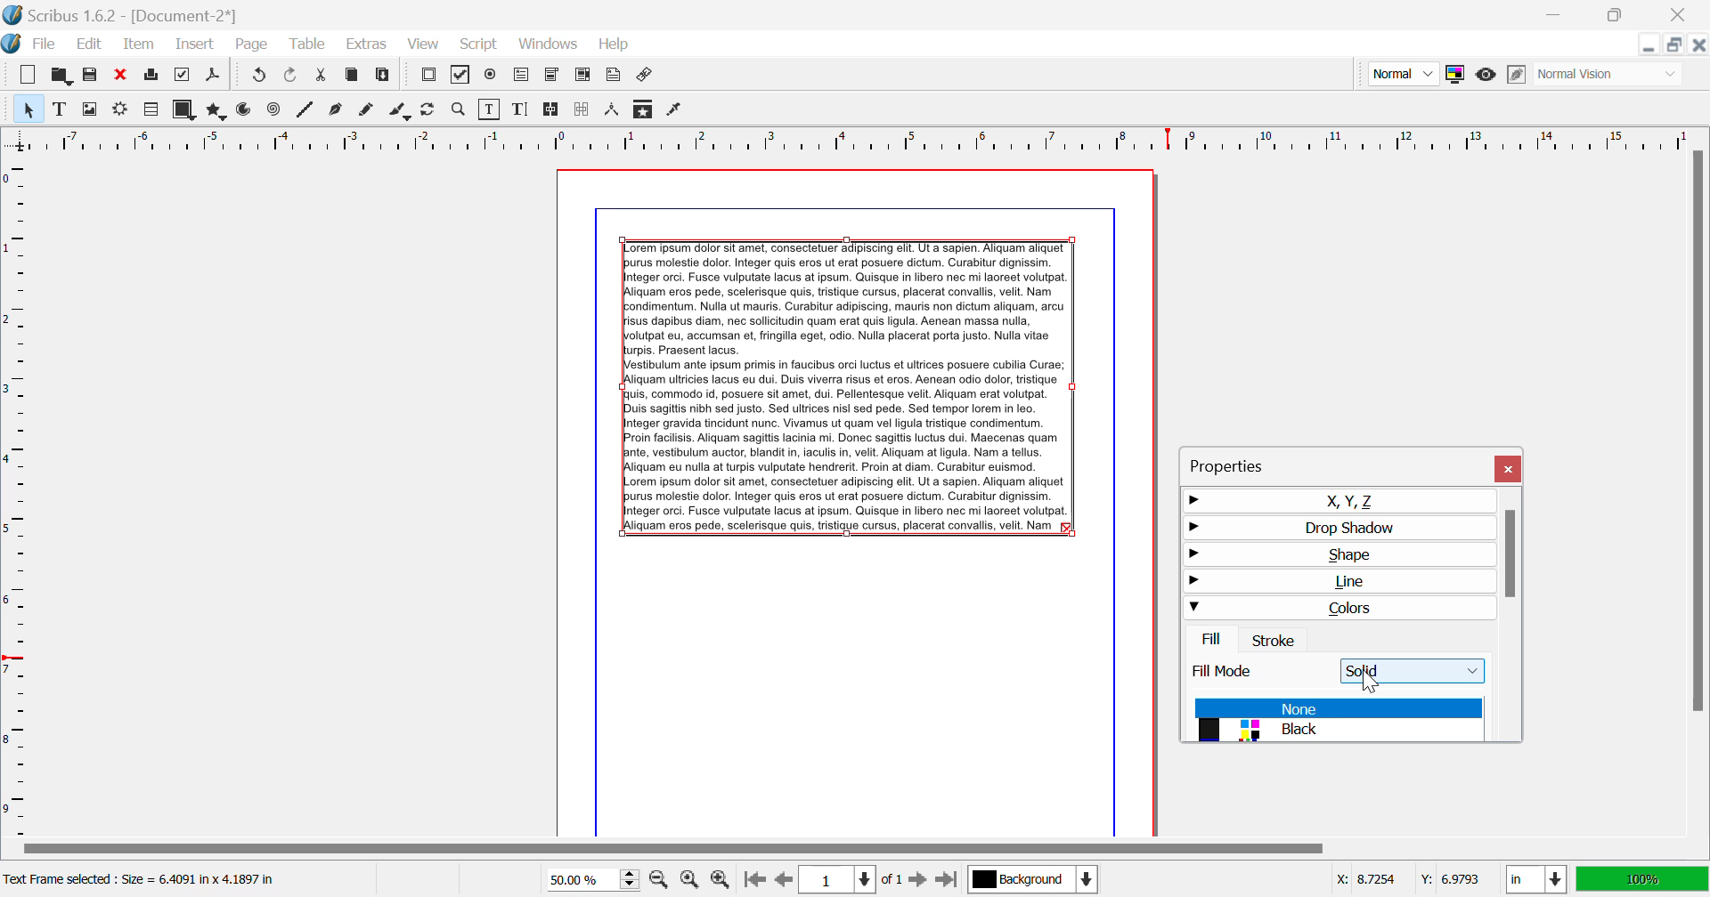  Describe the element at coordinates (250, 45) in the screenshot. I see `Page` at that location.